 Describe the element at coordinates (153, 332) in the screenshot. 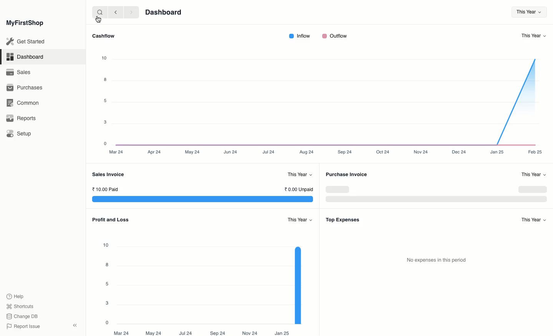

I see `May 24` at that location.